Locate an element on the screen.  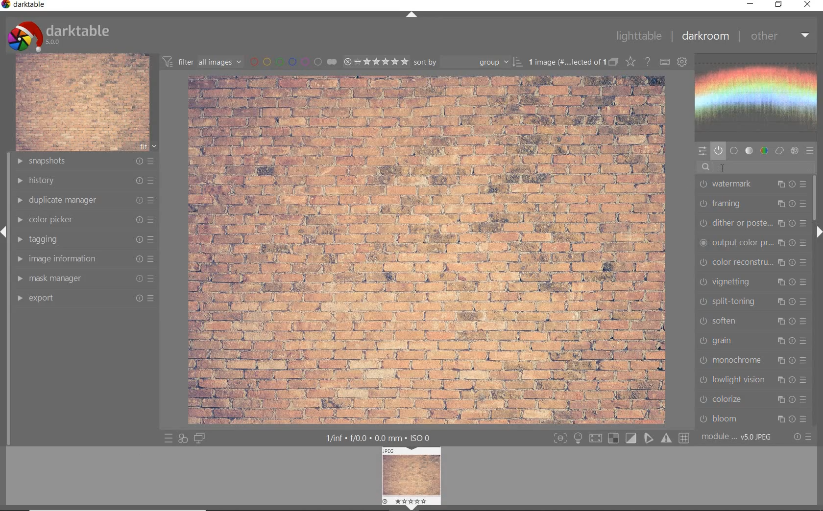
search module is located at coordinates (756, 169).